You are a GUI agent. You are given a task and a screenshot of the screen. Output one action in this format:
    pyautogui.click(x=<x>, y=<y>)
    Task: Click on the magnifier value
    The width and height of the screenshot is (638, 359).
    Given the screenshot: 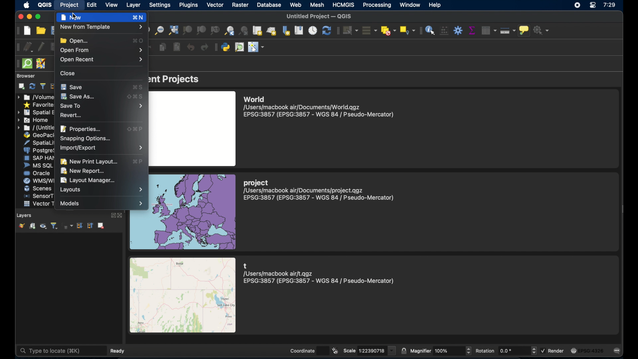 What is the action you would take?
    pyautogui.click(x=449, y=351)
    